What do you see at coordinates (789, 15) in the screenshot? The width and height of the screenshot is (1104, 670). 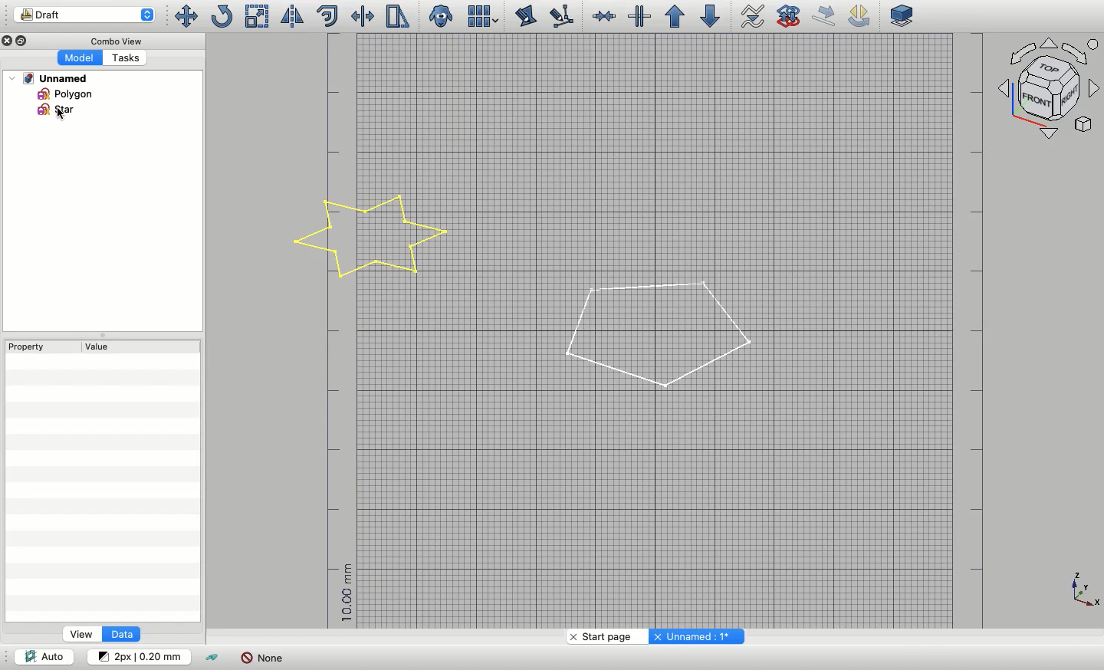 I see `Draft to sketch` at bounding box center [789, 15].